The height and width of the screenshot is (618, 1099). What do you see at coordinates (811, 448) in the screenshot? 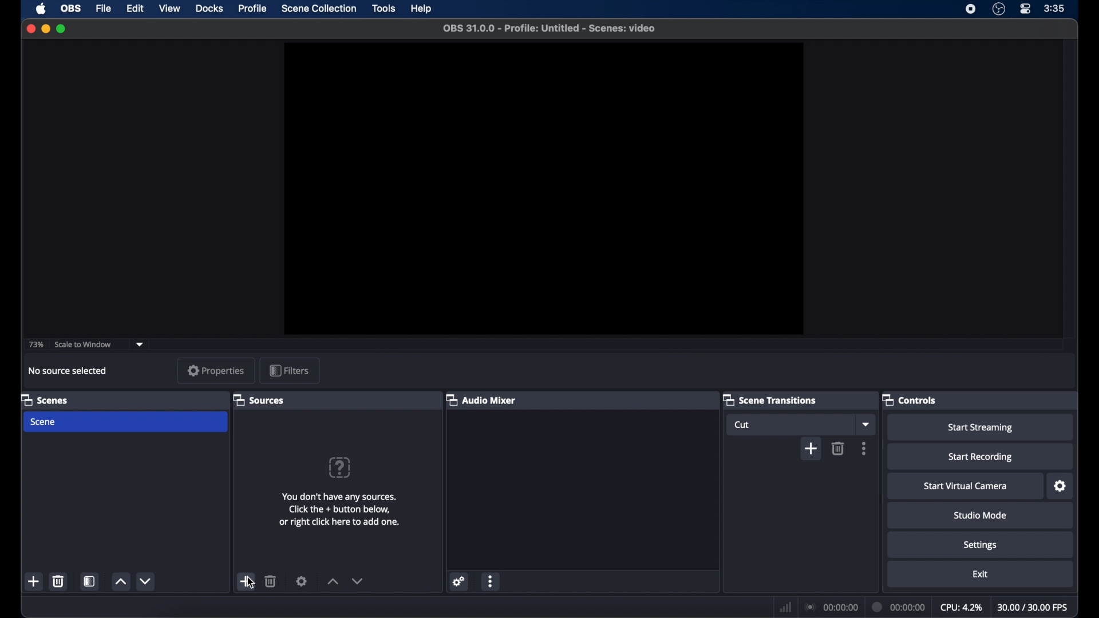
I see `add` at bounding box center [811, 448].